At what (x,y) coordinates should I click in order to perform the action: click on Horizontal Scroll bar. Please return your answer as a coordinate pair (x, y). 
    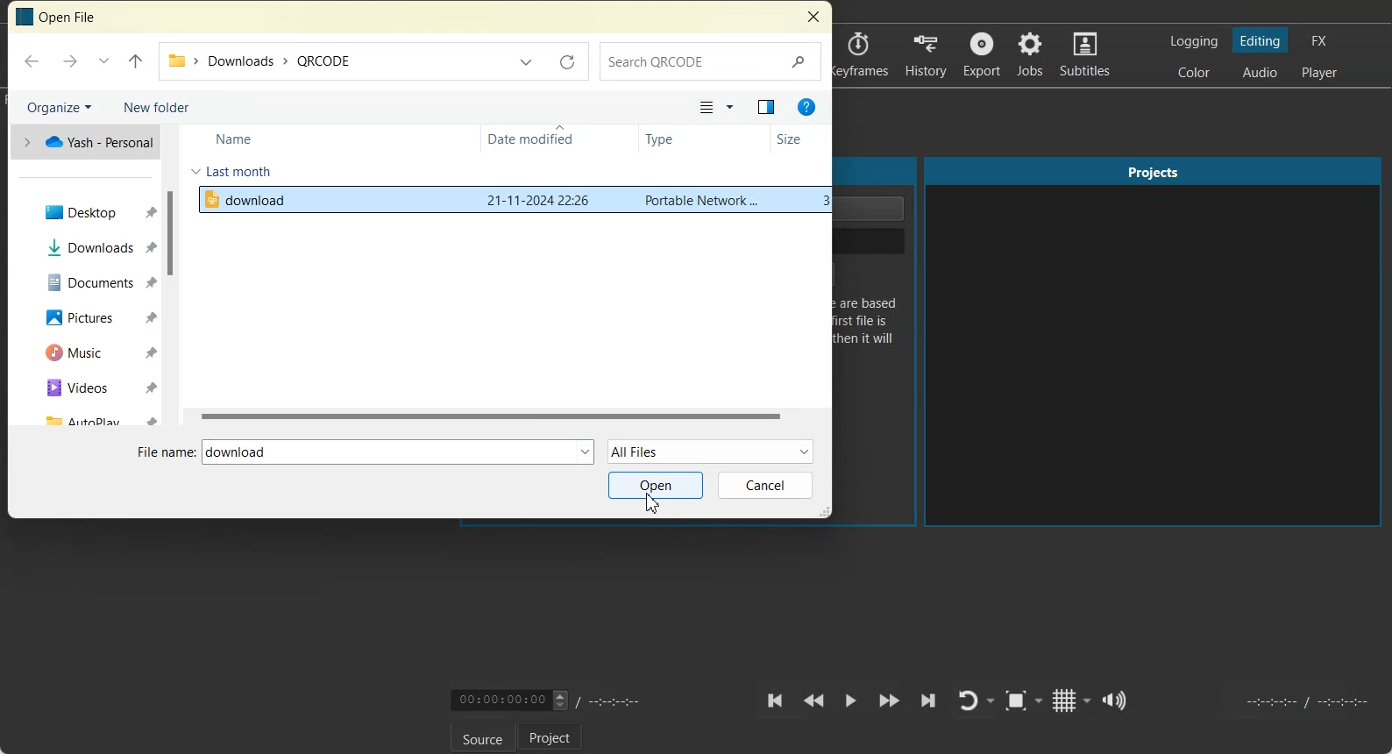
    Looking at the image, I should click on (506, 417).